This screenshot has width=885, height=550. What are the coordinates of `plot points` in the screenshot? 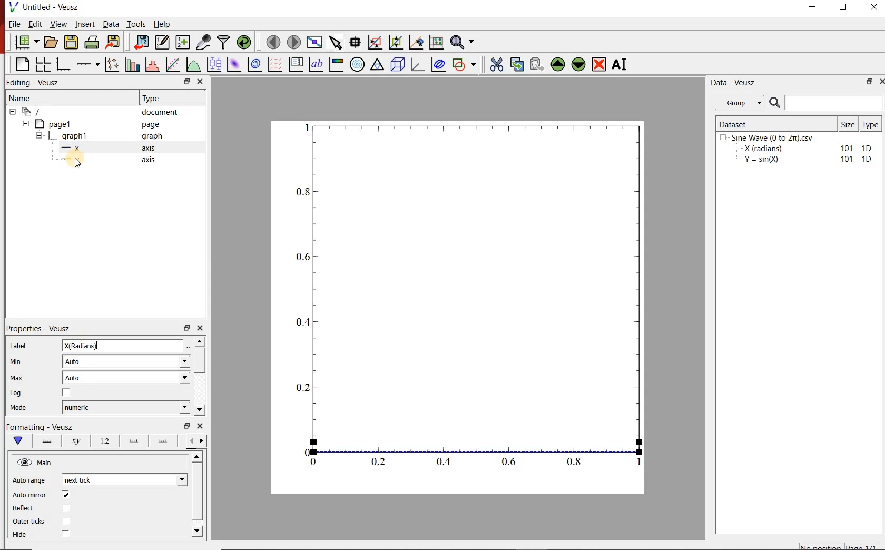 It's located at (113, 64).